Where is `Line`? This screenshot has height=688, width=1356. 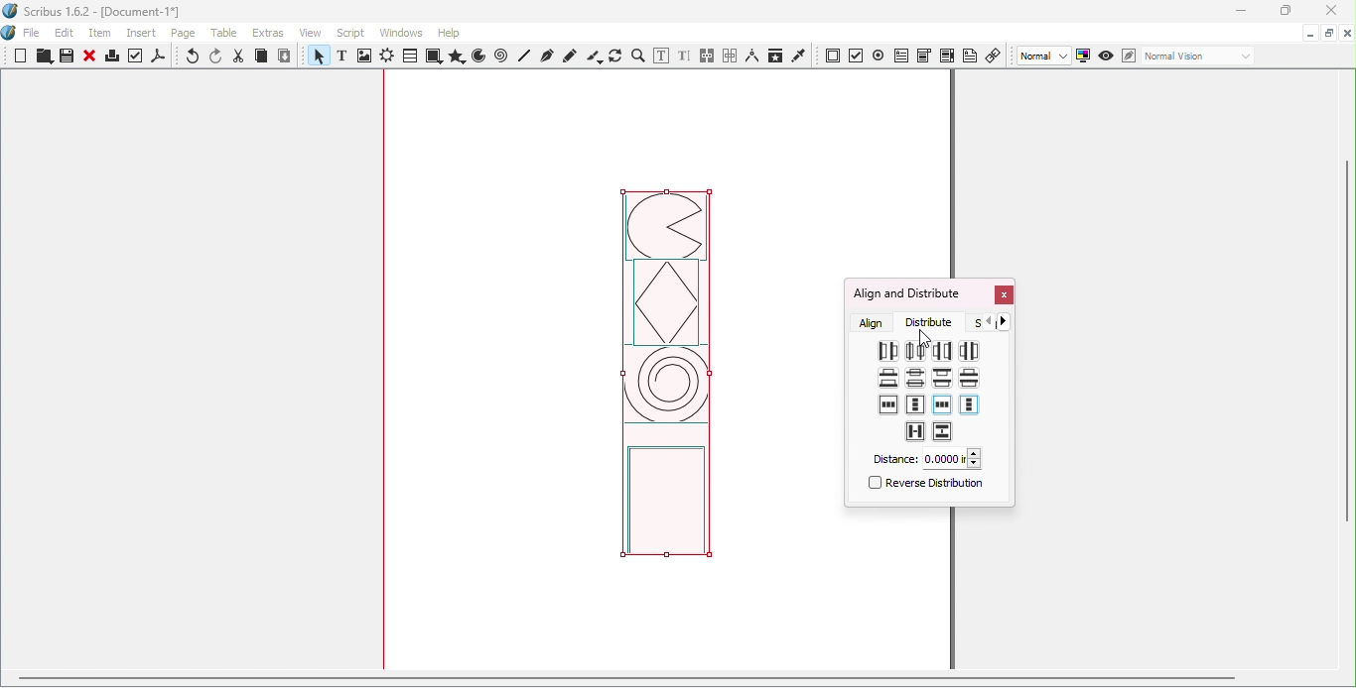
Line is located at coordinates (525, 56).